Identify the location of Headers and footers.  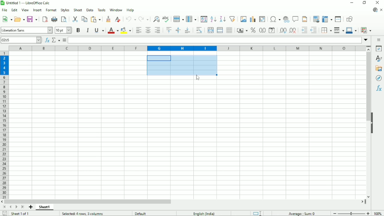
(305, 19).